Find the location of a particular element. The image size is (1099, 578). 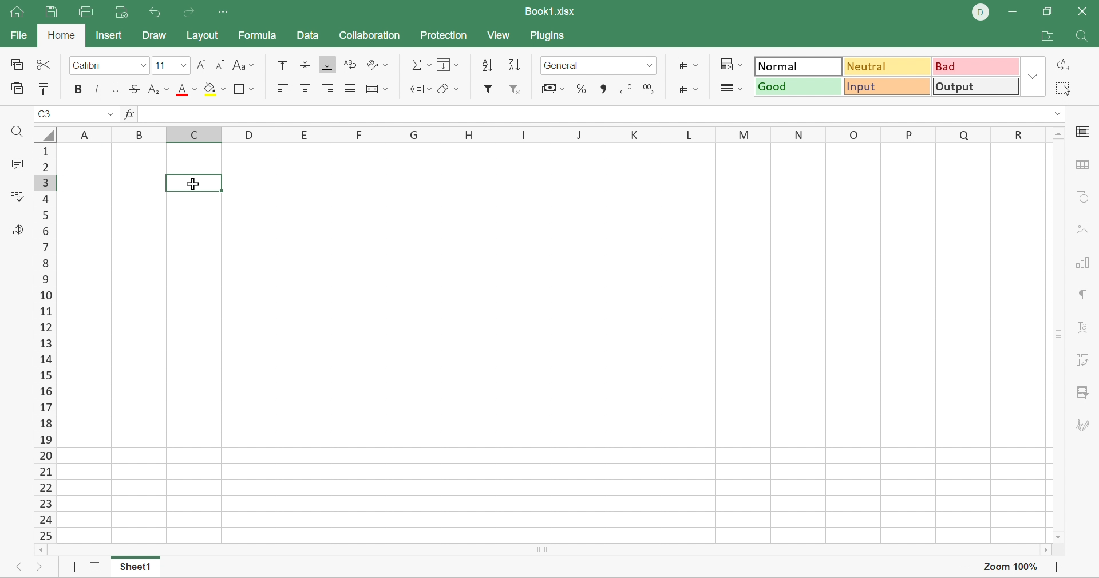

Scroll Up is located at coordinates (1060, 136).